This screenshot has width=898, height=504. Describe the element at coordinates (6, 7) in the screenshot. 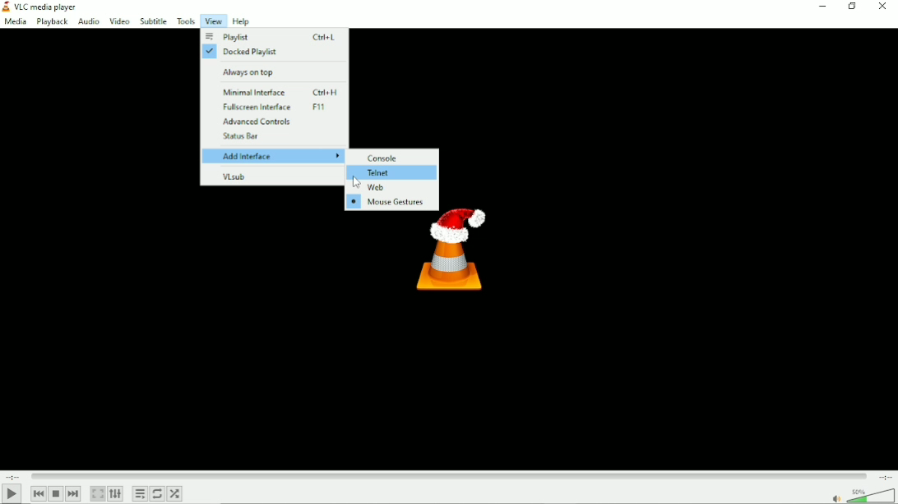

I see `vlc logo` at that location.